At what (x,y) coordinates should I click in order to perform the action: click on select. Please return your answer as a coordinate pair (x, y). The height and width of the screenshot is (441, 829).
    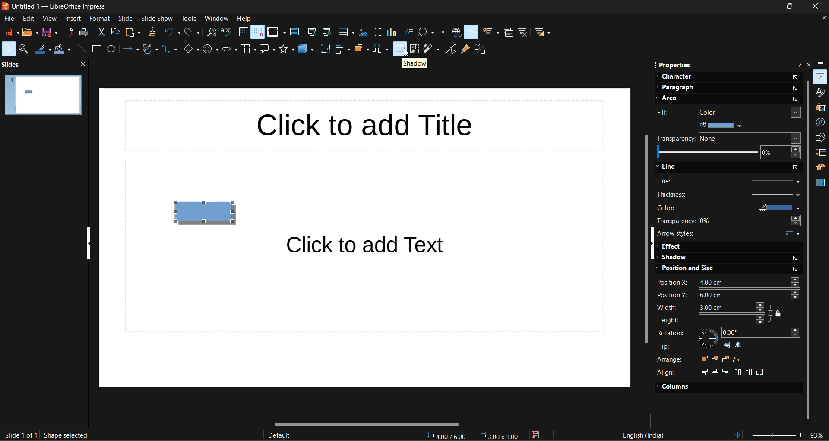
    Looking at the image, I should click on (9, 49).